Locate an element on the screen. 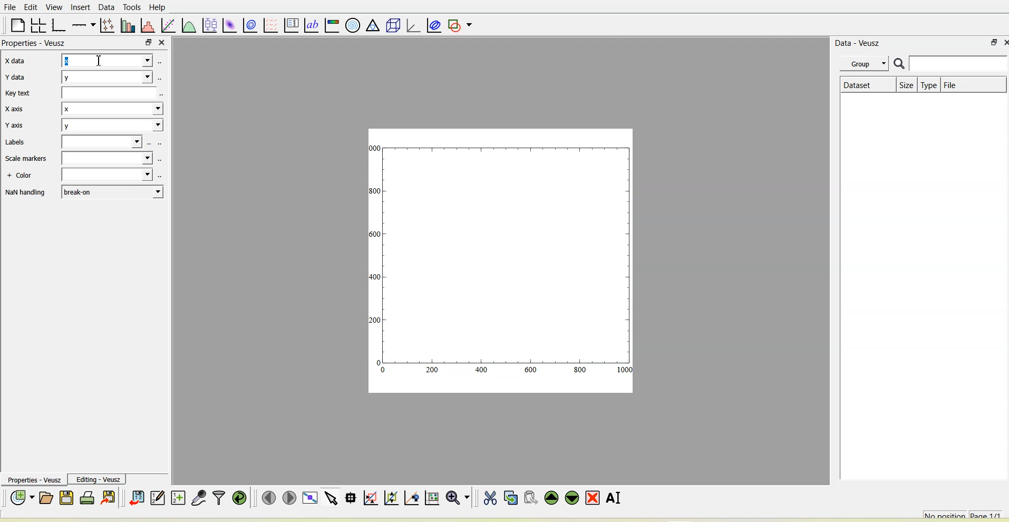 Image resolution: width=1009 pixels, height=522 pixels. Filter data is located at coordinates (219, 498).